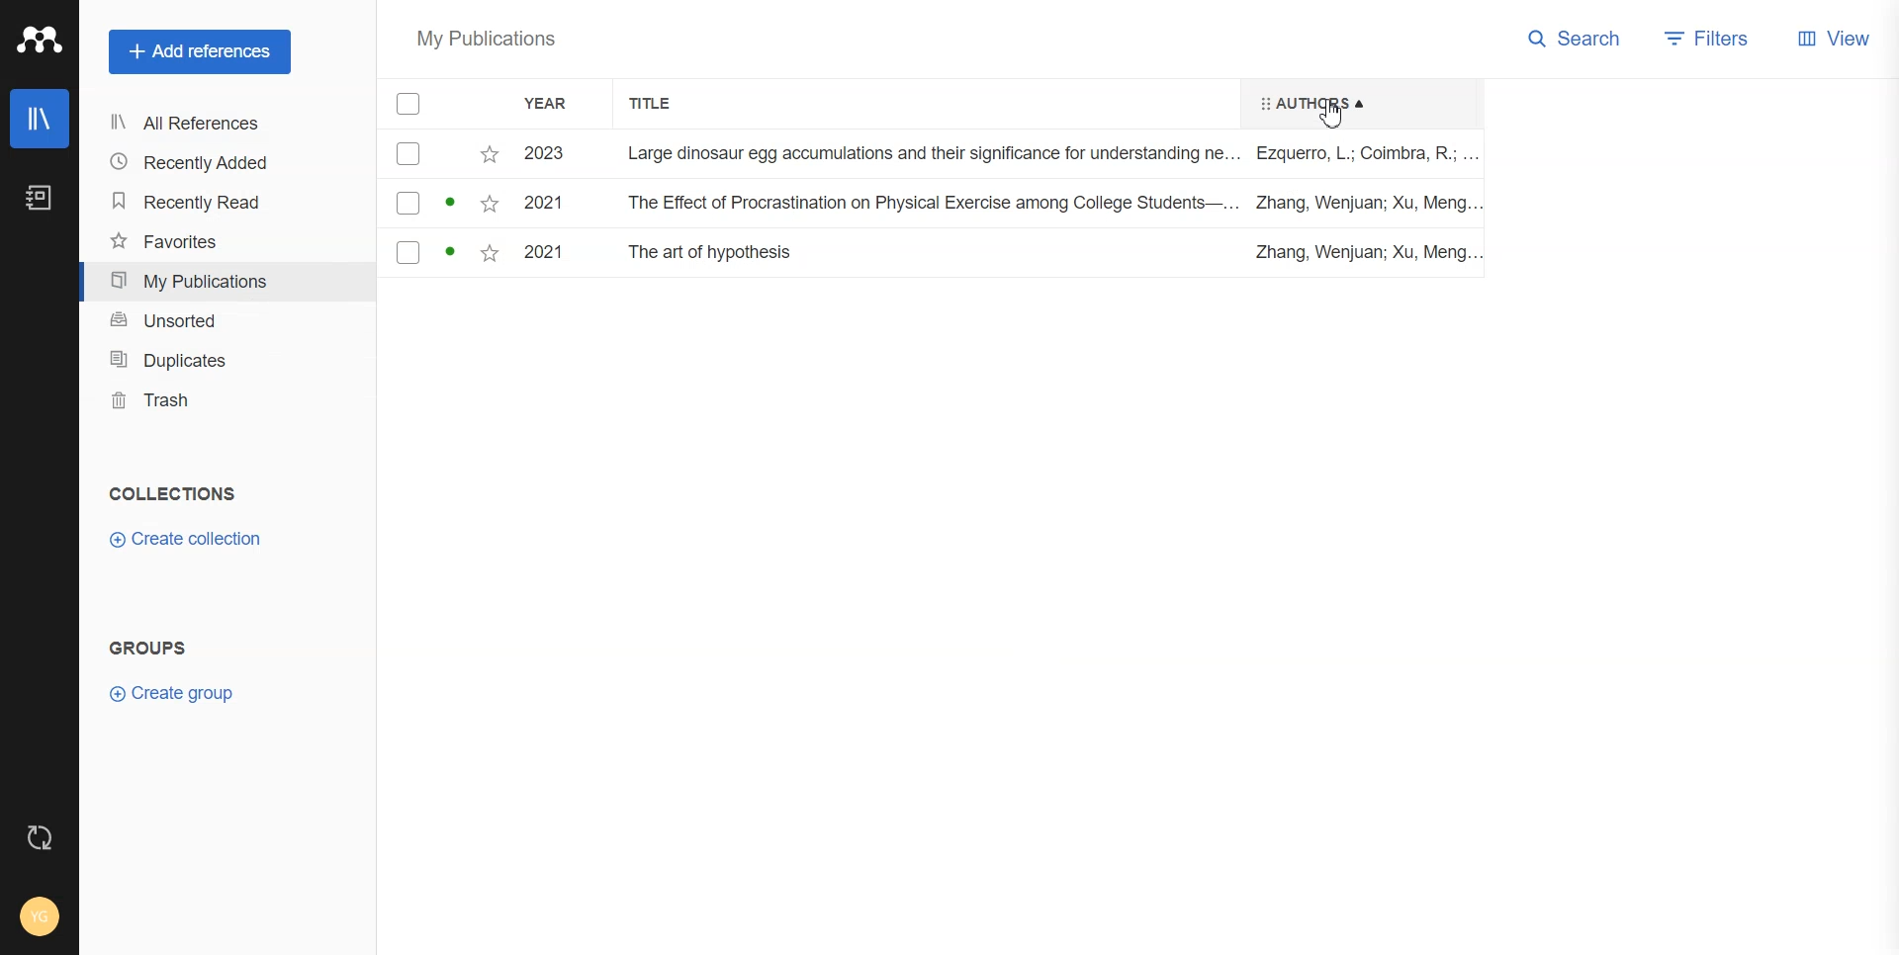 Image resolution: width=1899 pixels, height=955 pixels. What do you see at coordinates (1336, 113) in the screenshot?
I see `Cursor` at bounding box center [1336, 113].